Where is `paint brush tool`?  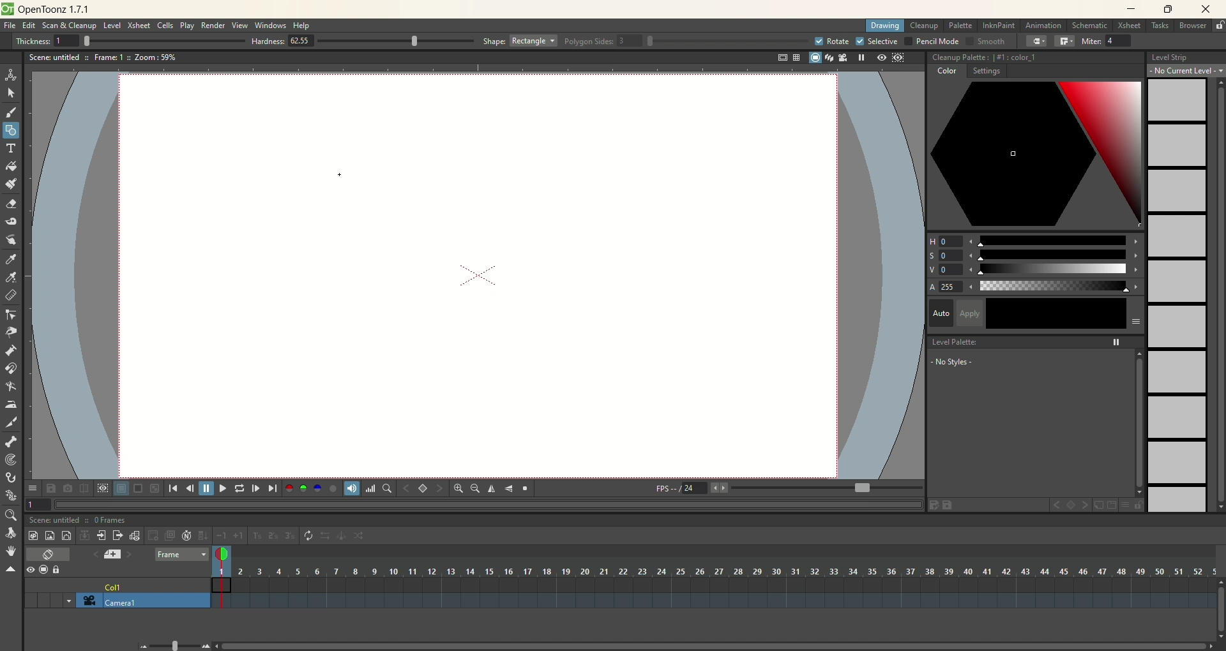 paint brush tool is located at coordinates (11, 183).